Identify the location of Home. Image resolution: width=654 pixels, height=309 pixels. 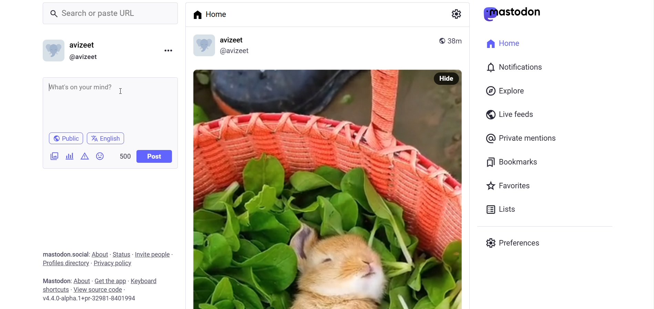
(211, 13).